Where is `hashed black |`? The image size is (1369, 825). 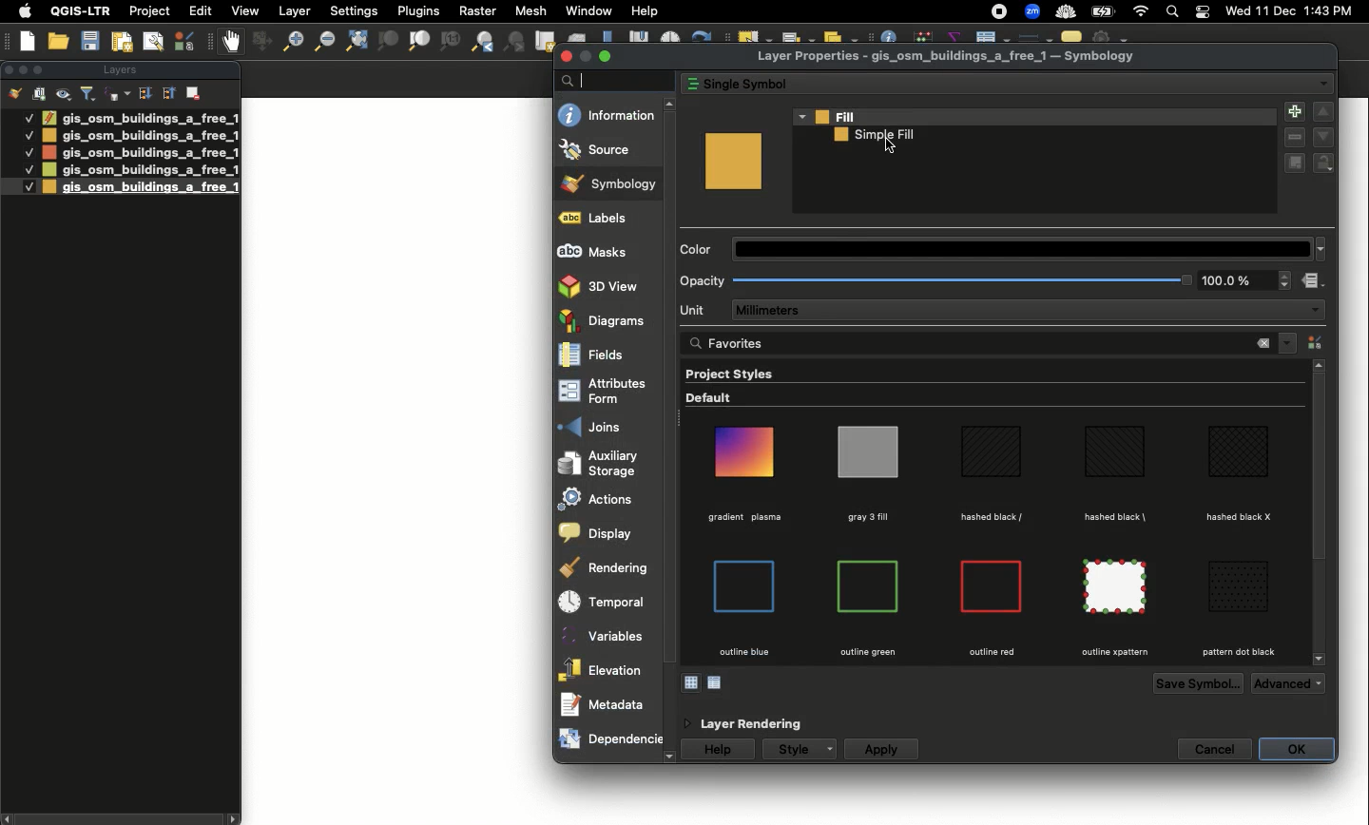
hashed black | is located at coordinates (993, 517).